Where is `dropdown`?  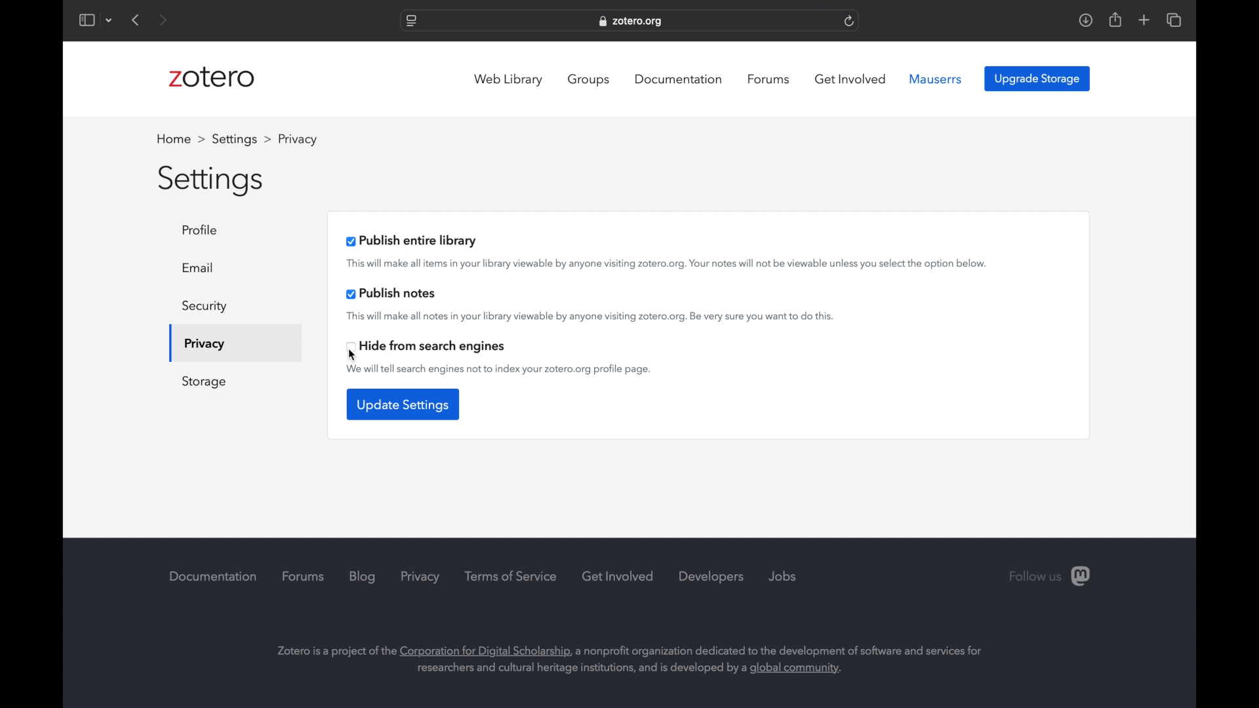 dropdown is located at coordinates (110, 21).